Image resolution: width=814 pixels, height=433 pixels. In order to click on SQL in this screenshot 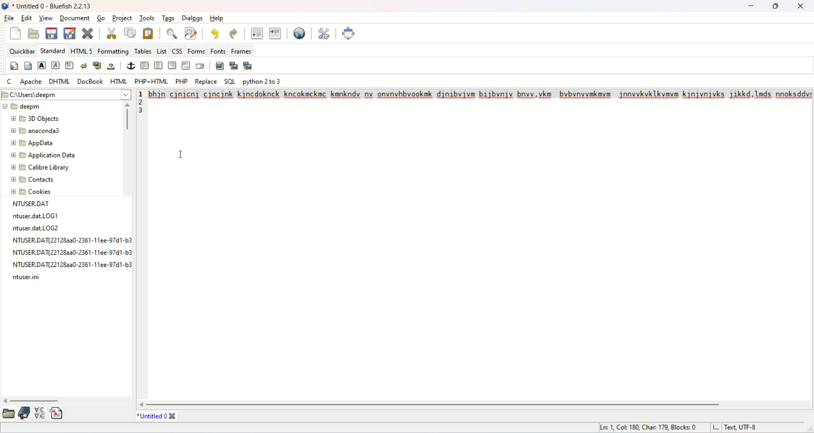, I will do `click(229, 82)`.